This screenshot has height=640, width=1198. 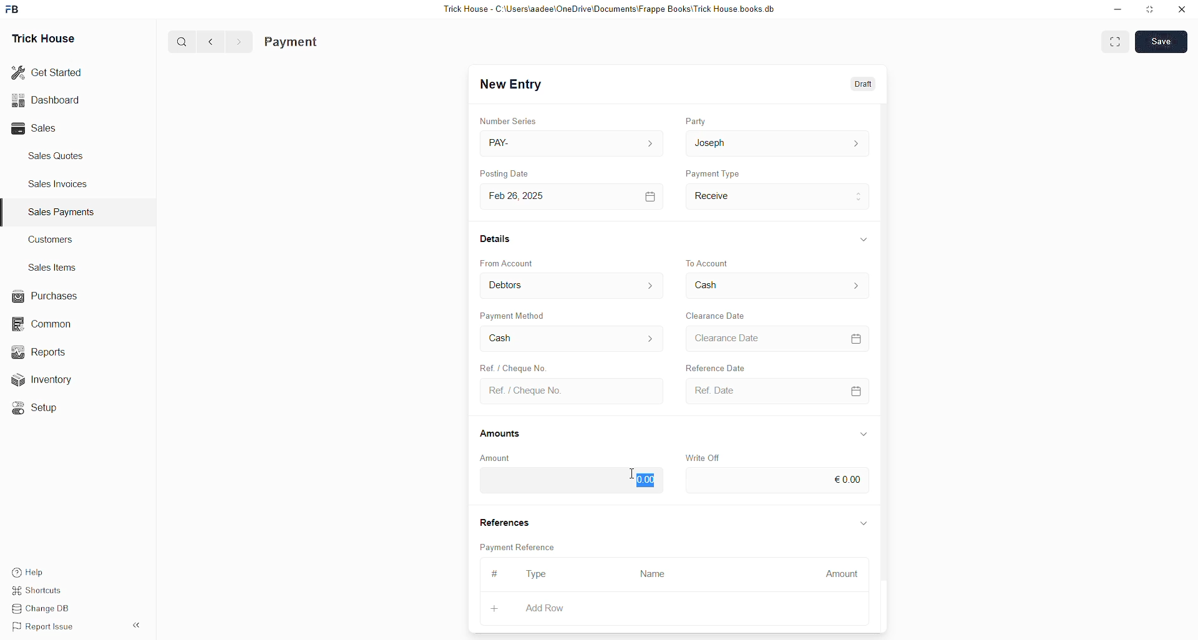 What do you see at coordinates (497, 238) in the screenshot?
I see `Details` at bounding box center [497, 238].